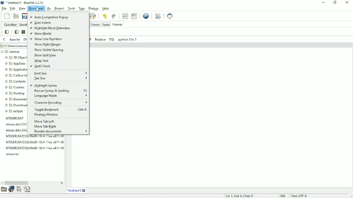 This screenshot has height=198, width=353. I want to click on Tags, so click(80, 8).